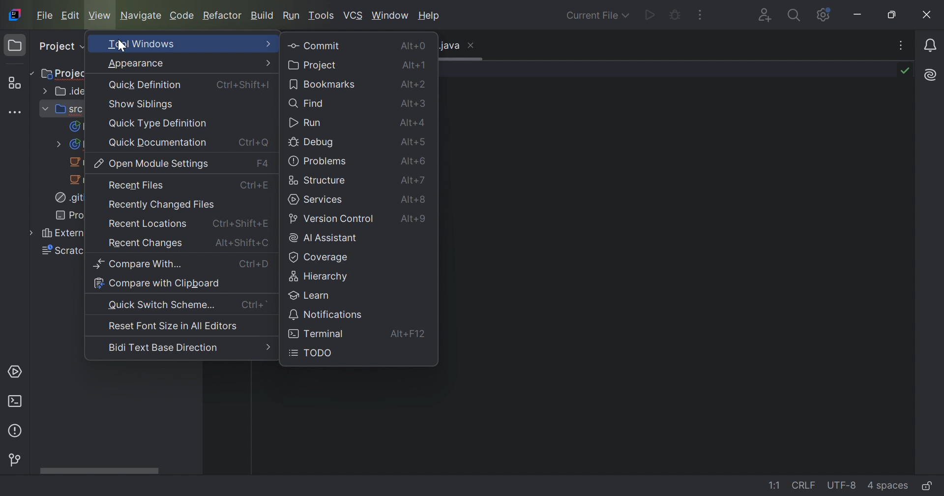  I want to click on Quick Type Definition, so click(160, 124).